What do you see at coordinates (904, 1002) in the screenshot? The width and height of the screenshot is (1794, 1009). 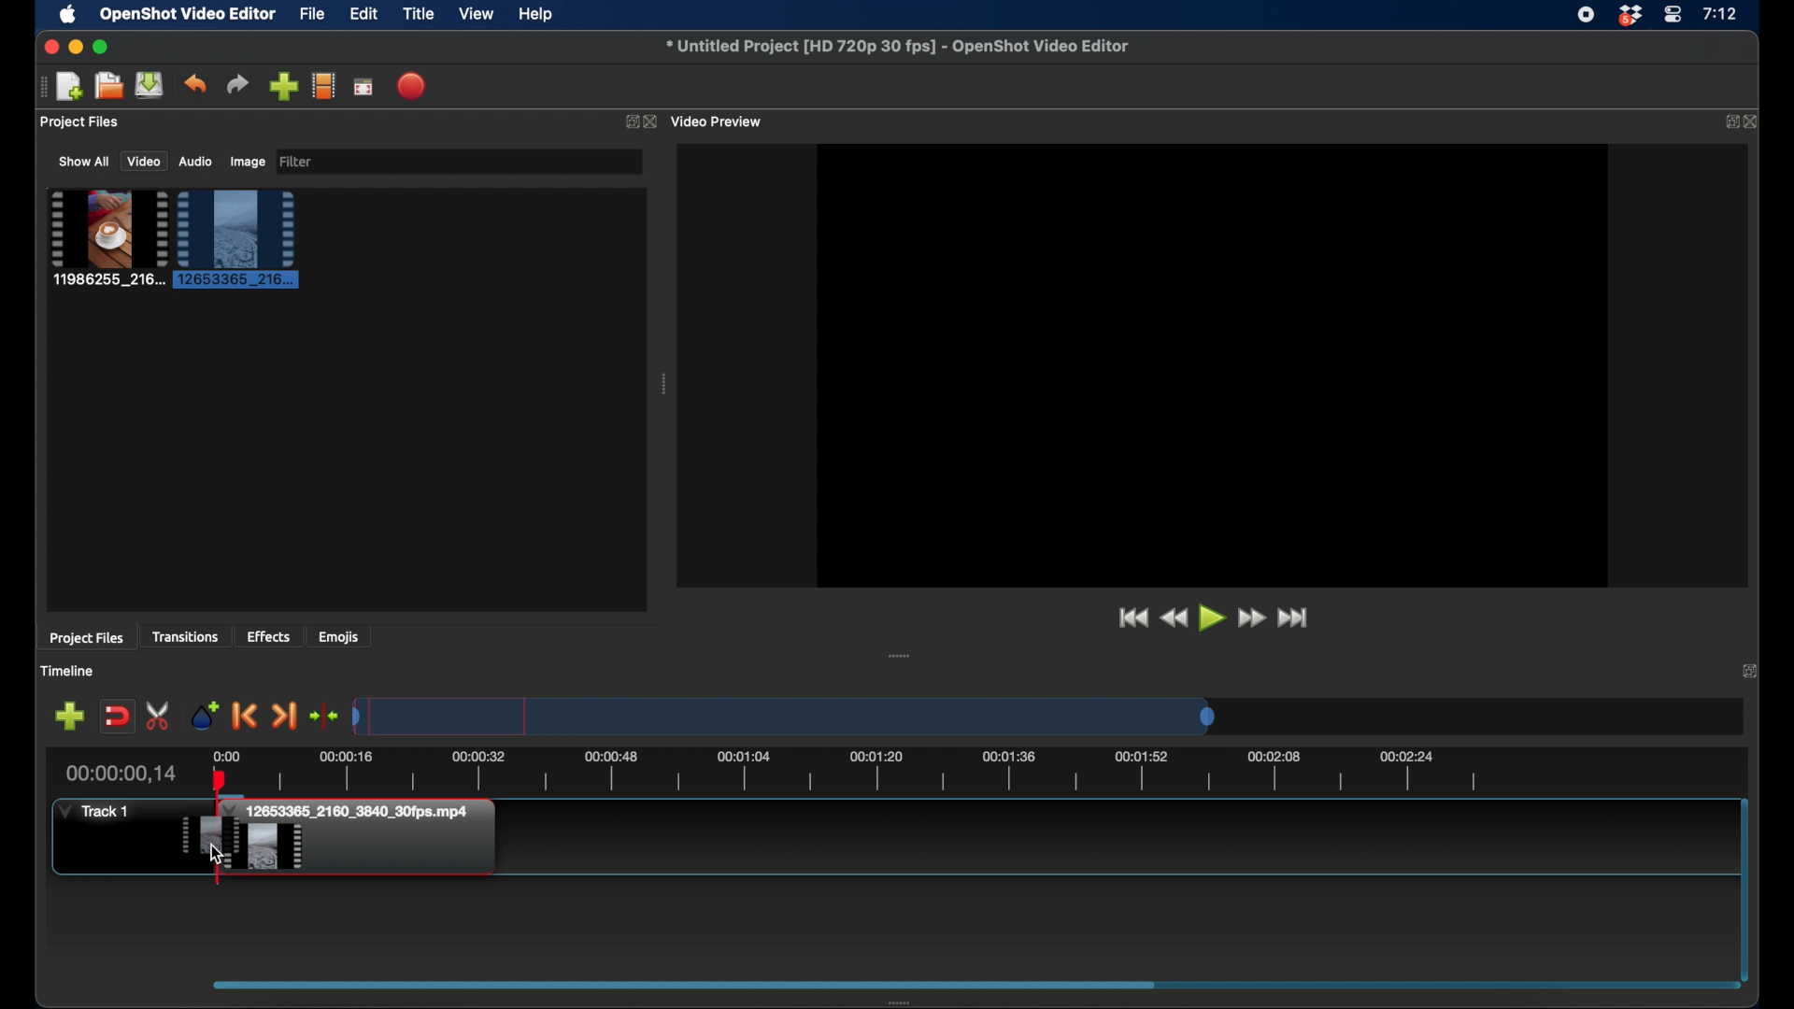 I see `drag handle` at bounding box center [904, 1002].